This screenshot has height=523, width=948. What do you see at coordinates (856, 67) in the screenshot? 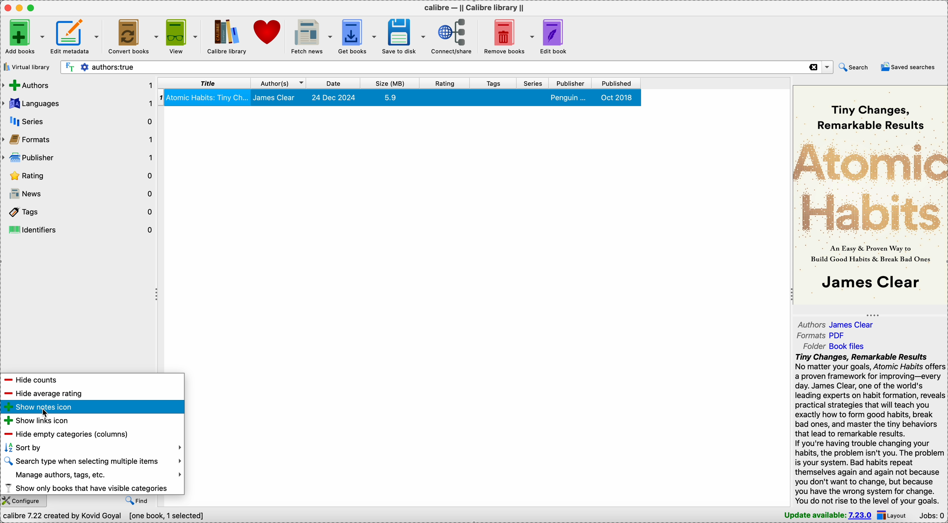
I see `search` at bounding box center [856, 67].